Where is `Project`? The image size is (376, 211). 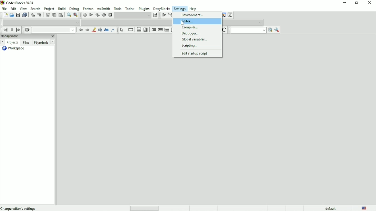 Project is located at coordinates (49, 8).